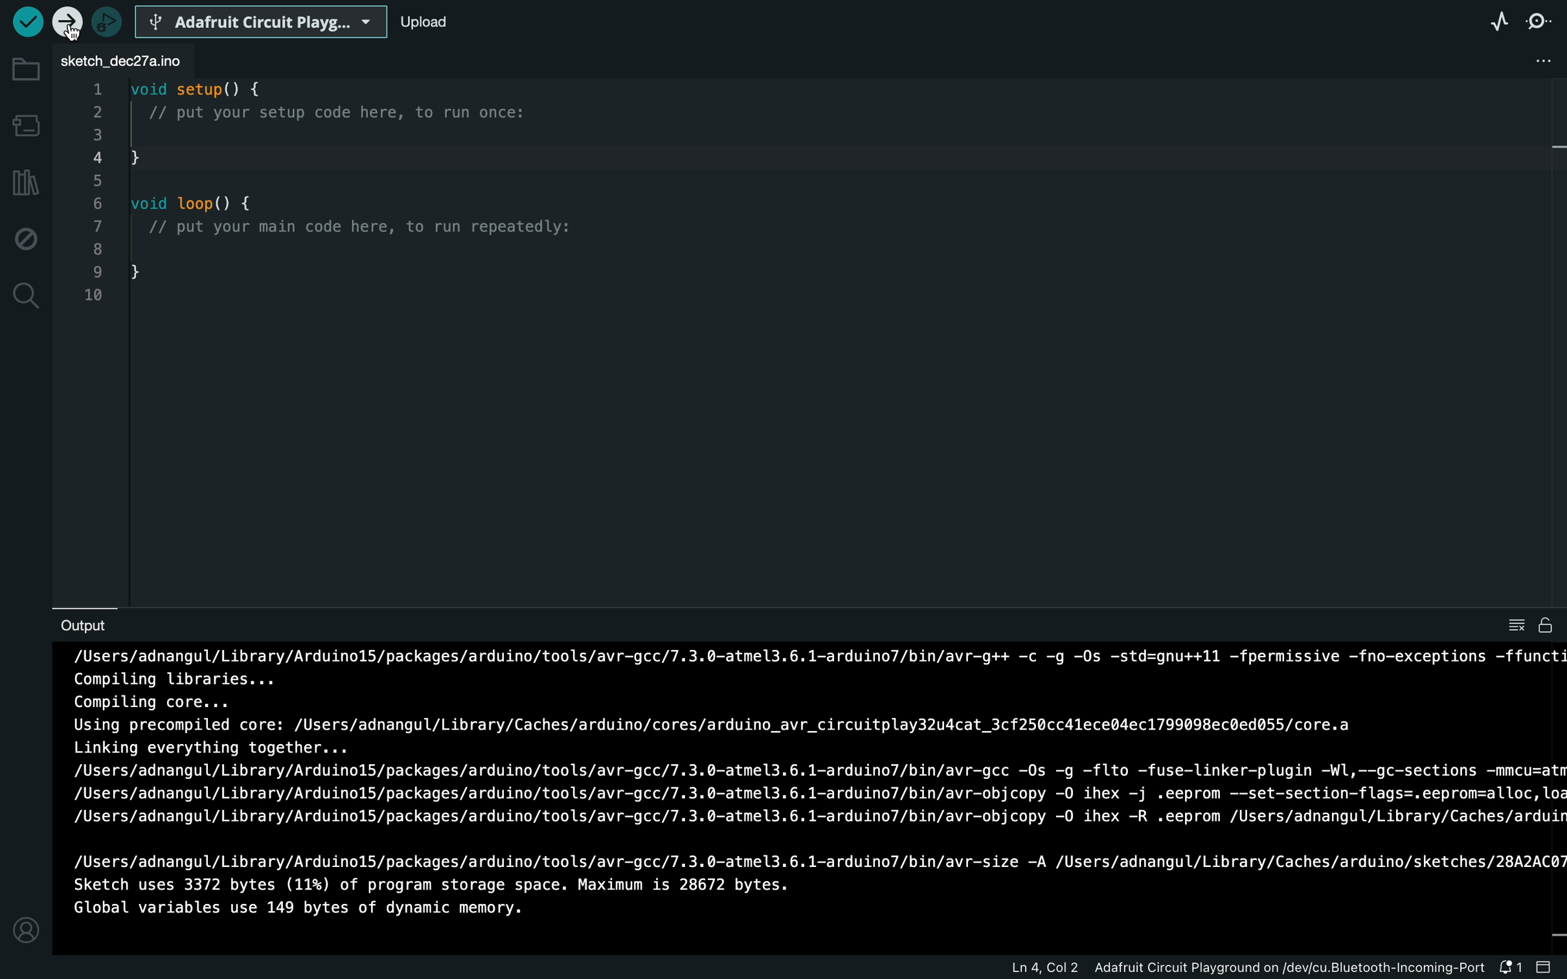 This screenshot has width=1567, height=979. Describe the element at coordinates (24, 930) in the screenshot. I see `profile` at that location.